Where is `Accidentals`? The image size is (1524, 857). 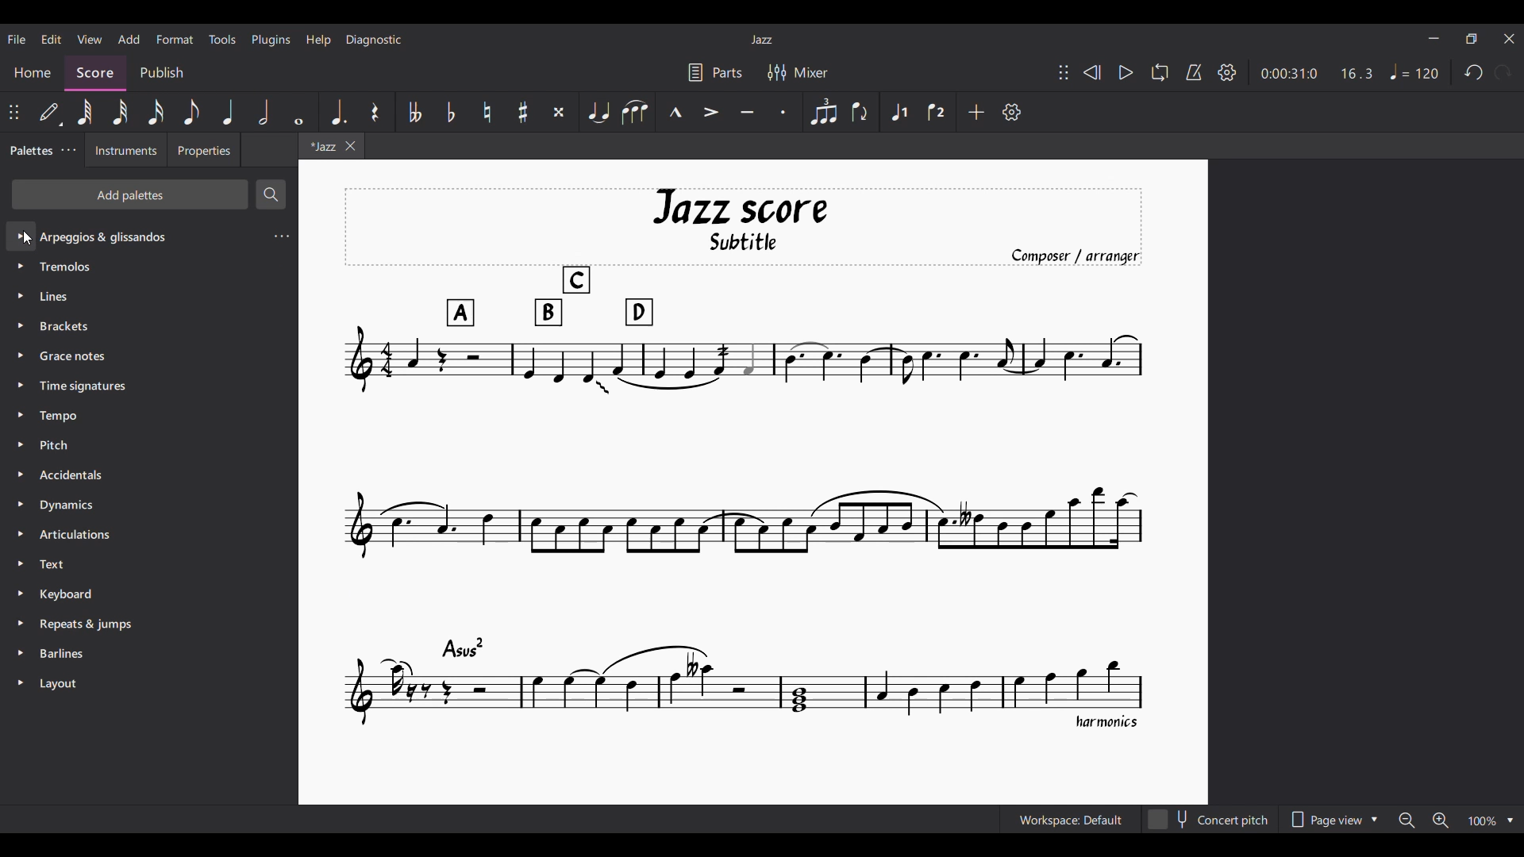
Accidentals is located at coordinates (75, 476).